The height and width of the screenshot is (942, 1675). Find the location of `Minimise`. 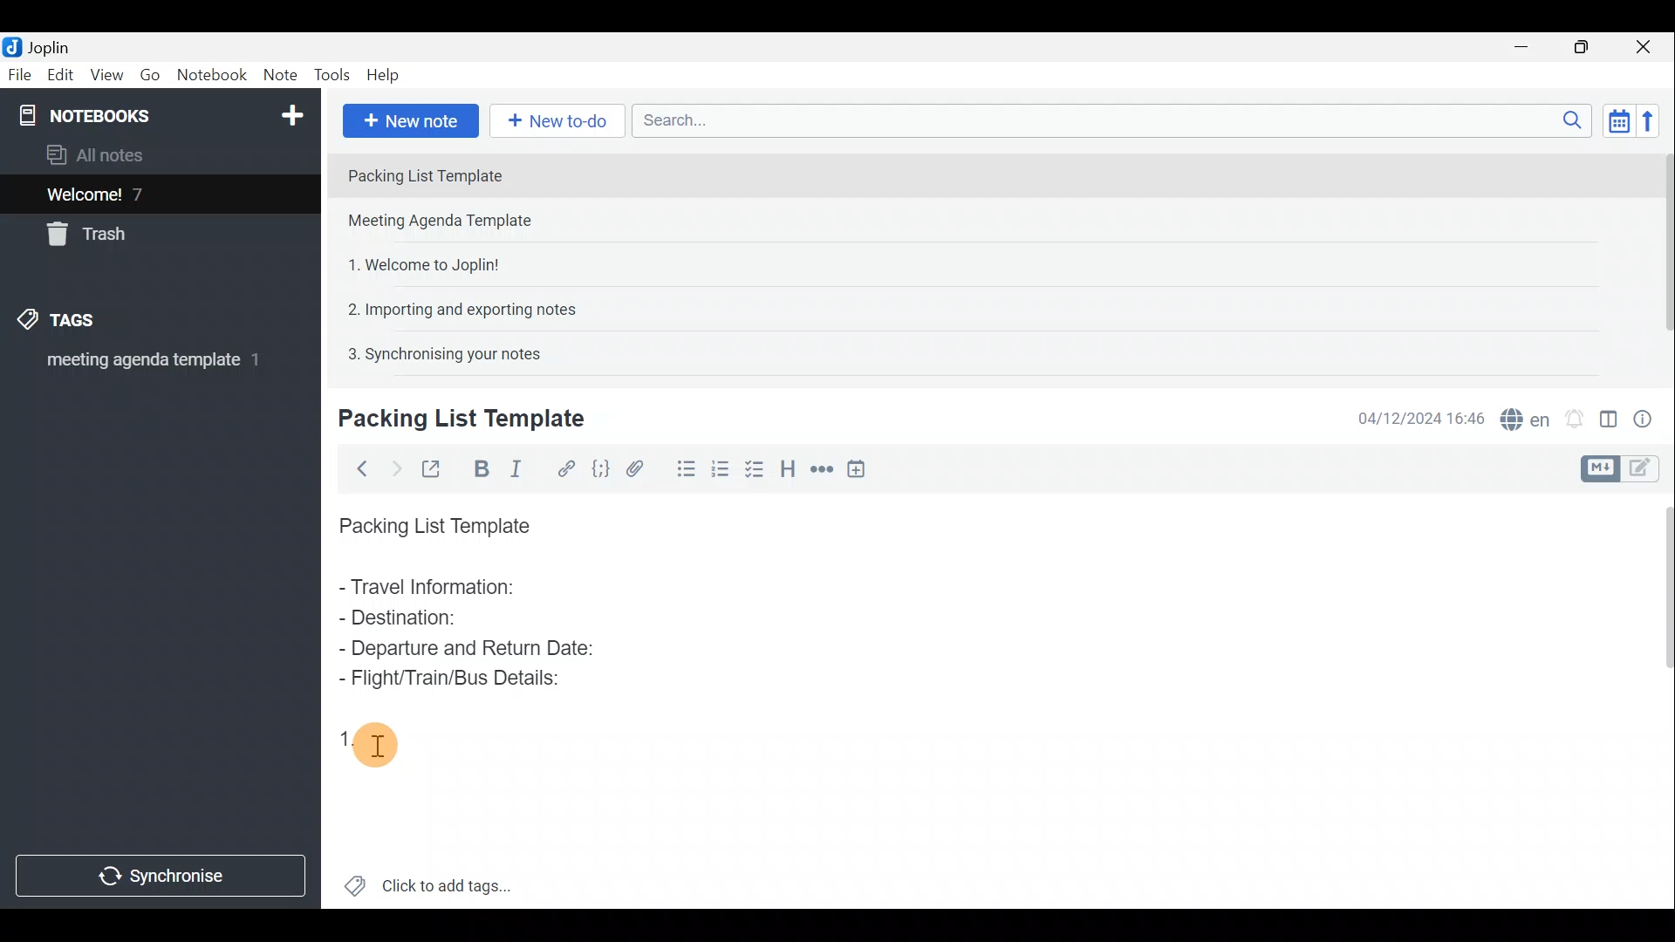

Minimise is located at coordinates (1530, 50).